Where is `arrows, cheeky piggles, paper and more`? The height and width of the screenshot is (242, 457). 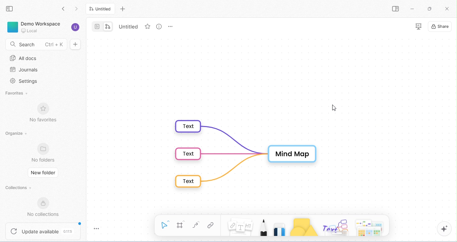 arrows, cheeky piggles, paper and more is located at coordinates (368, 227).